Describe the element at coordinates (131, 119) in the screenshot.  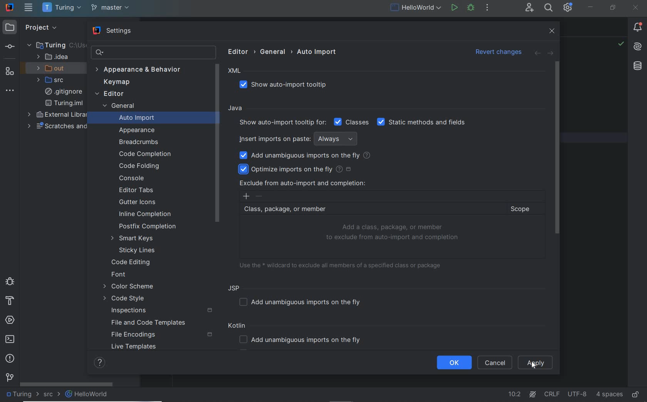
I see `AUTO IMPORT` at that location.